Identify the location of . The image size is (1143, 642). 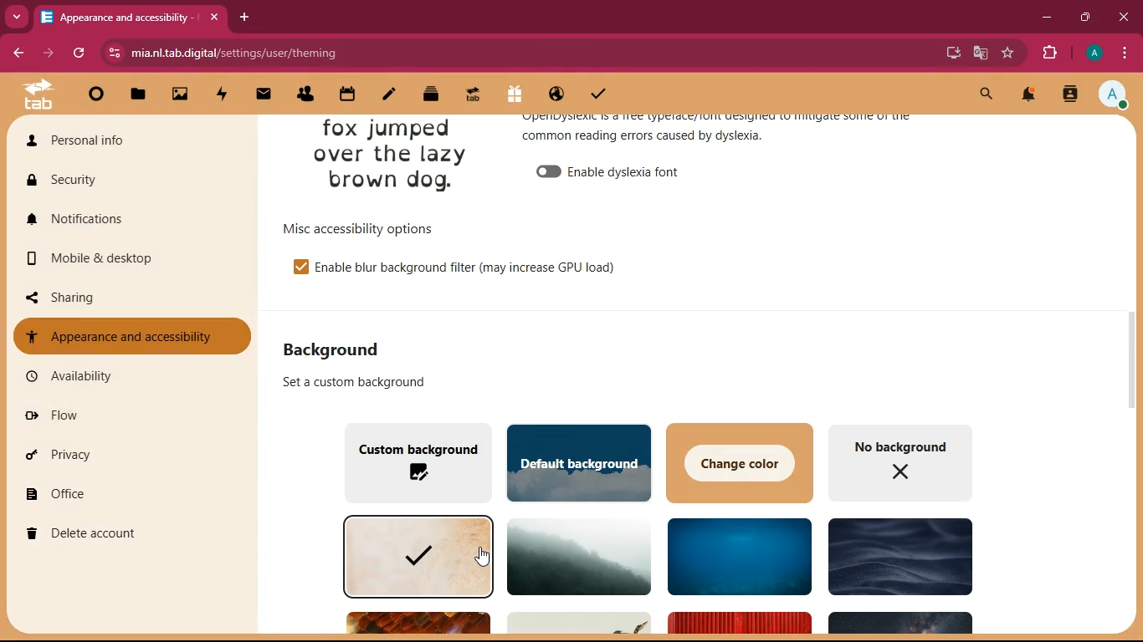
(737, 624).